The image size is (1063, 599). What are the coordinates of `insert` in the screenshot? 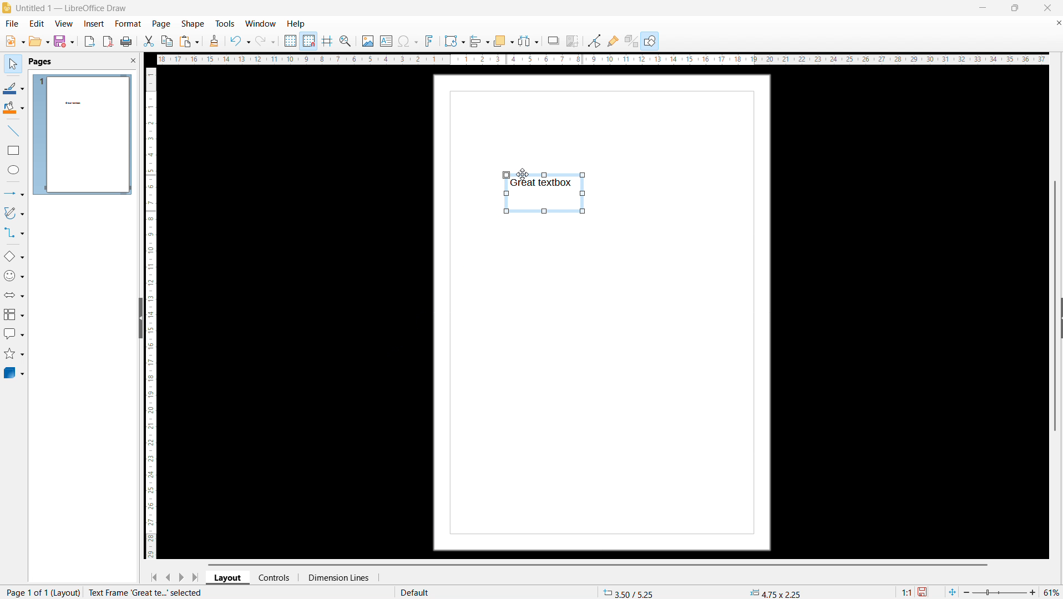 It's located at (93, 24).